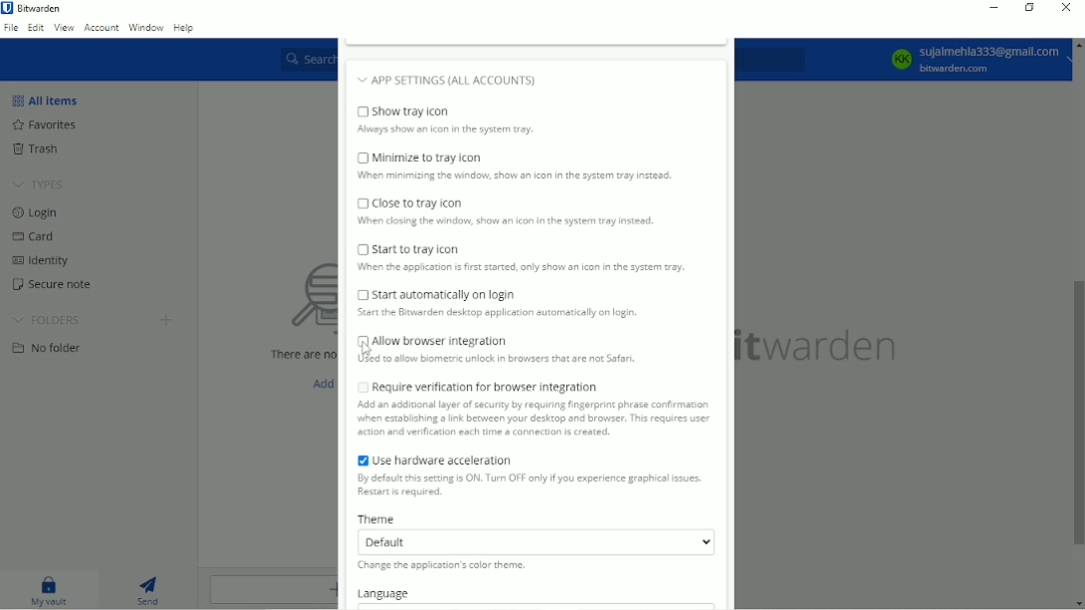 This screenshot has width=1085, height=610. What do you see at coordinates (521, 178) in the screenshot?
I see `When minimizing the window, show an icon in the system tray instead` at bounding box center [521, 178].